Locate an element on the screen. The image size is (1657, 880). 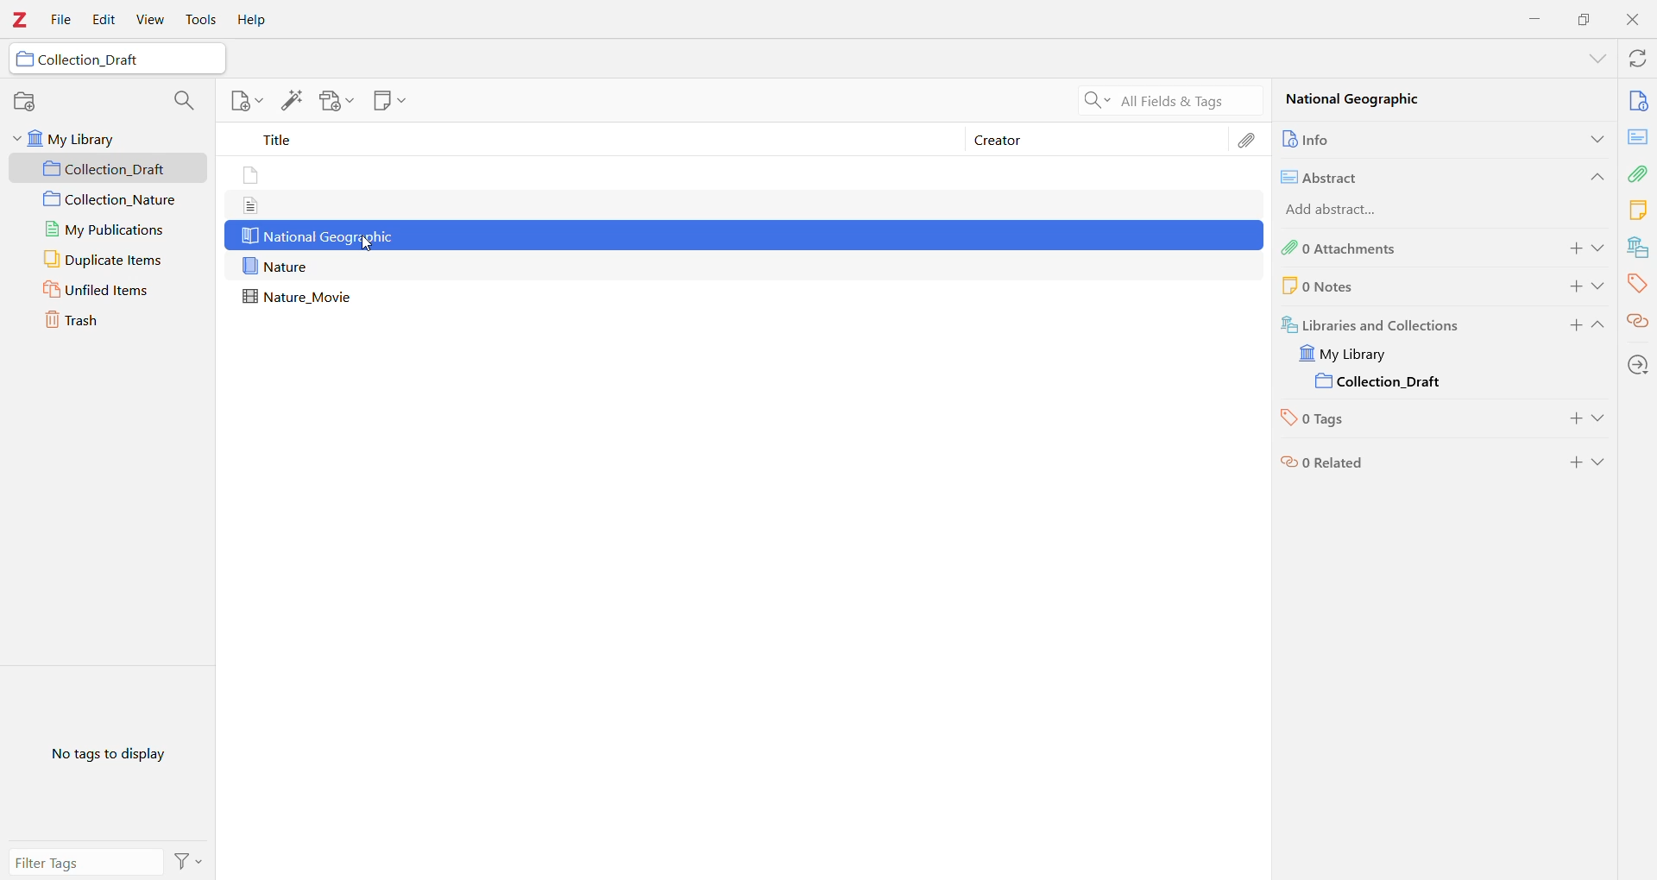
No tags to display is located at coordinates (106, 753).